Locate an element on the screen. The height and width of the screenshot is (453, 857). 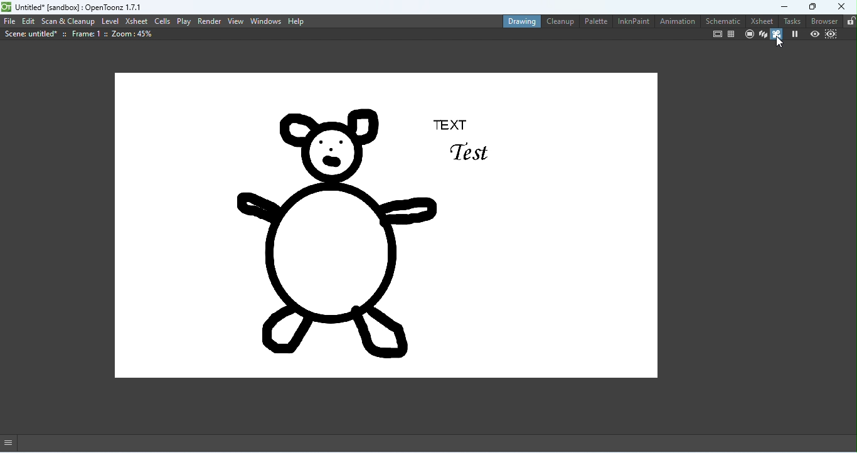
freeze is located at coordinates (795, 35).